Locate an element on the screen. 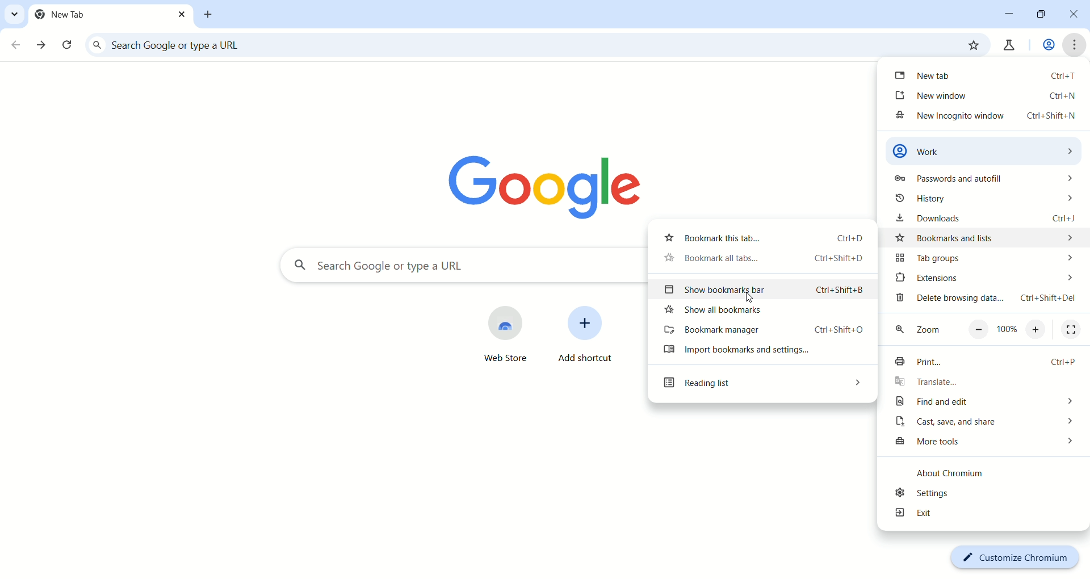 The height and width of the screenshot is (579, 1090). google is located at coordinates (552, 182).